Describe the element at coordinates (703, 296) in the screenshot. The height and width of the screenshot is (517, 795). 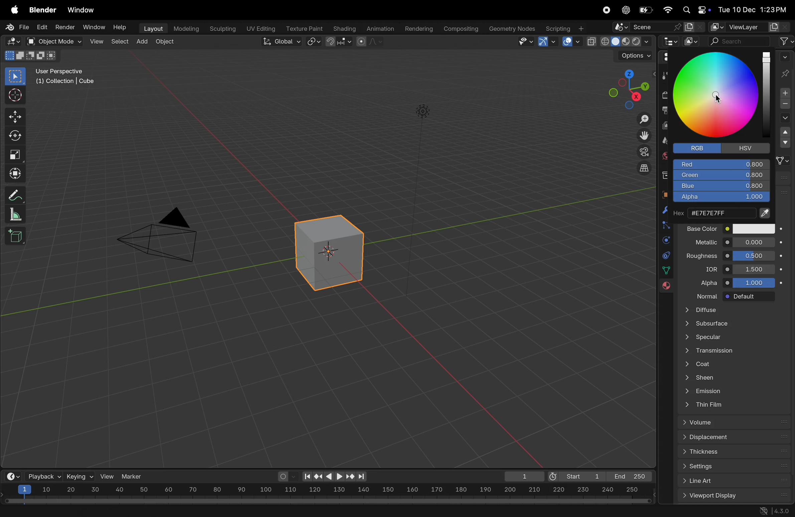
I see `normal` at that location.